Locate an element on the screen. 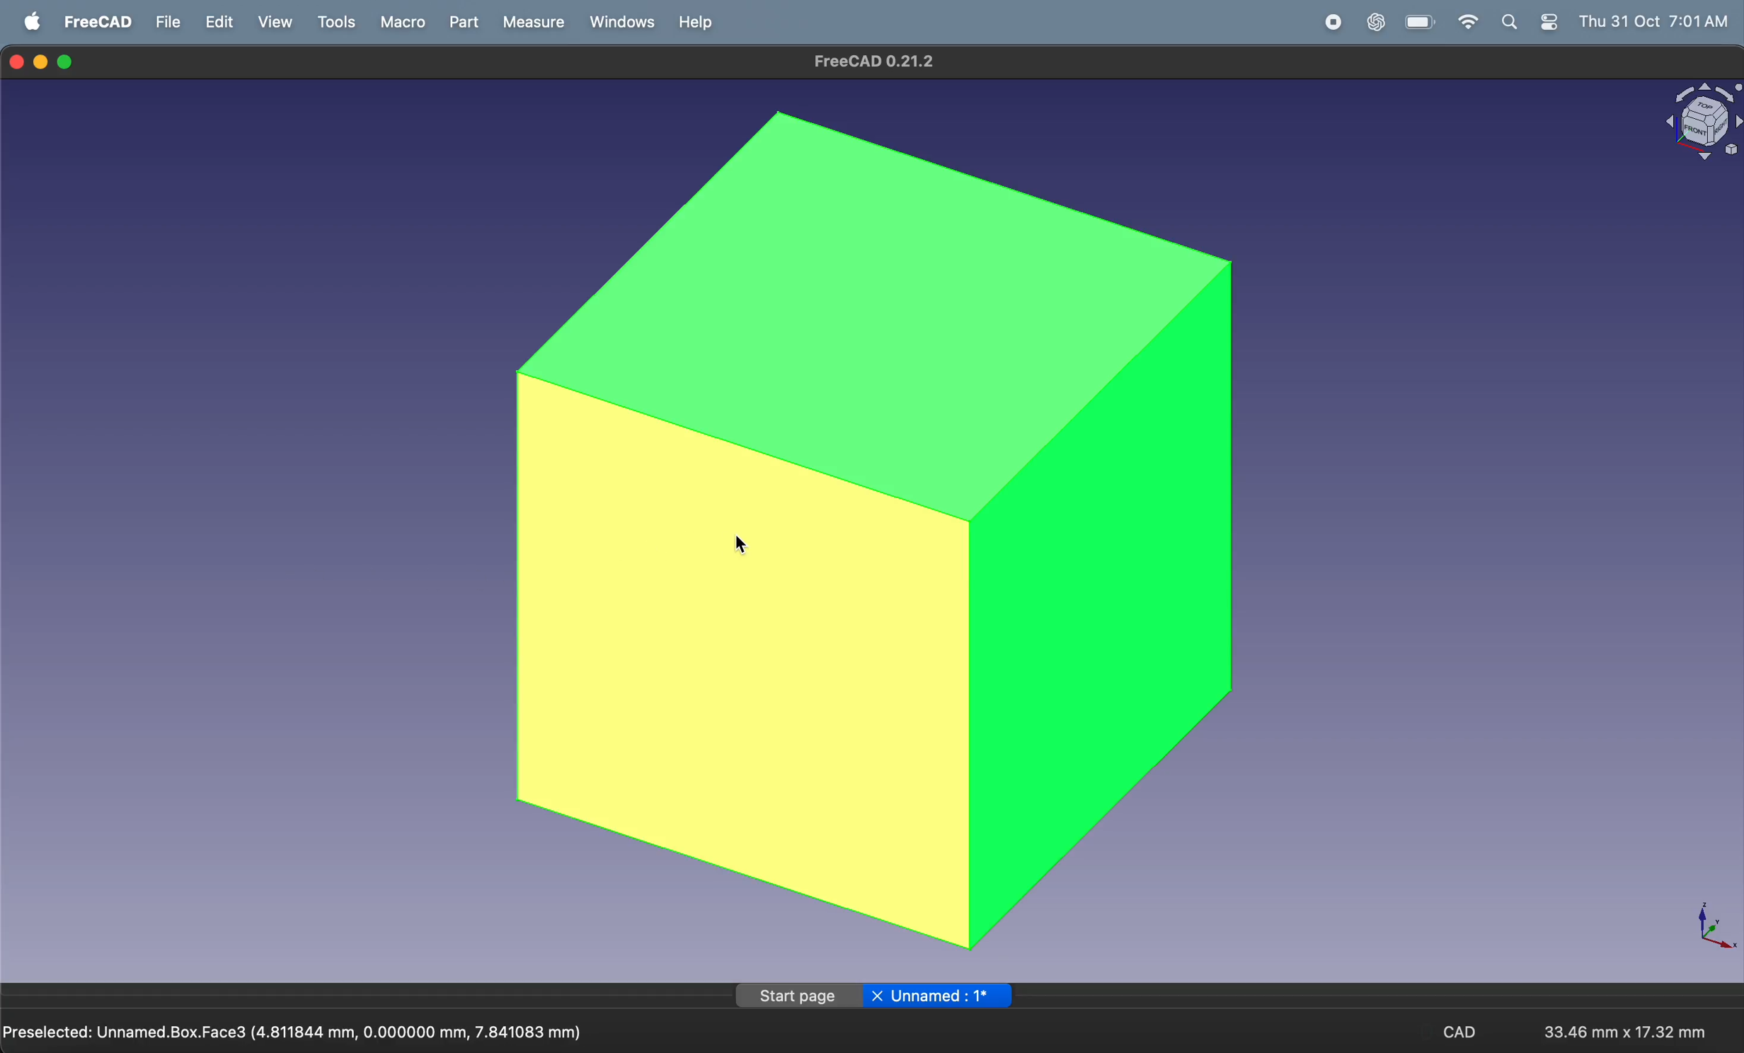  closing window is located at coordinates (17, 60).